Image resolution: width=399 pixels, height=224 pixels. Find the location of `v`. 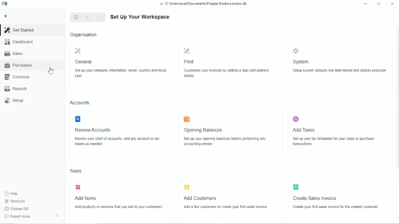

v is located at coordinates (6, 16).